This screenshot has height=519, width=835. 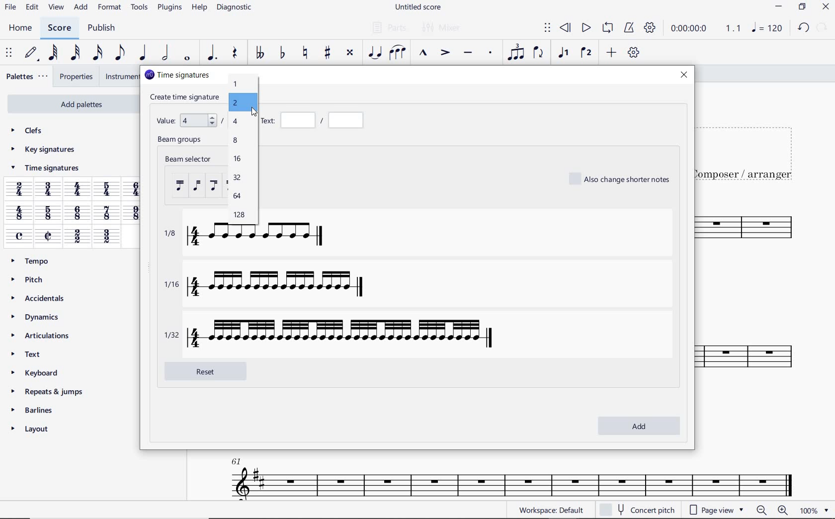 I want to click on PLAY SPEED, so click(x=706, y=29).